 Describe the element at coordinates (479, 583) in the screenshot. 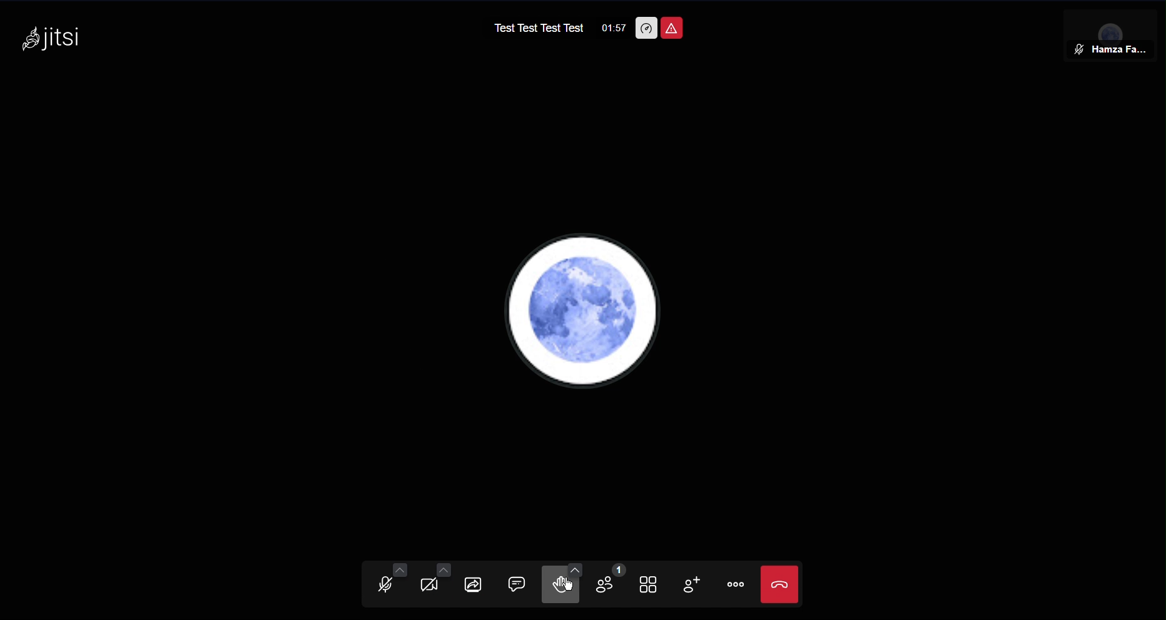

I see `Share Screen` at that location.